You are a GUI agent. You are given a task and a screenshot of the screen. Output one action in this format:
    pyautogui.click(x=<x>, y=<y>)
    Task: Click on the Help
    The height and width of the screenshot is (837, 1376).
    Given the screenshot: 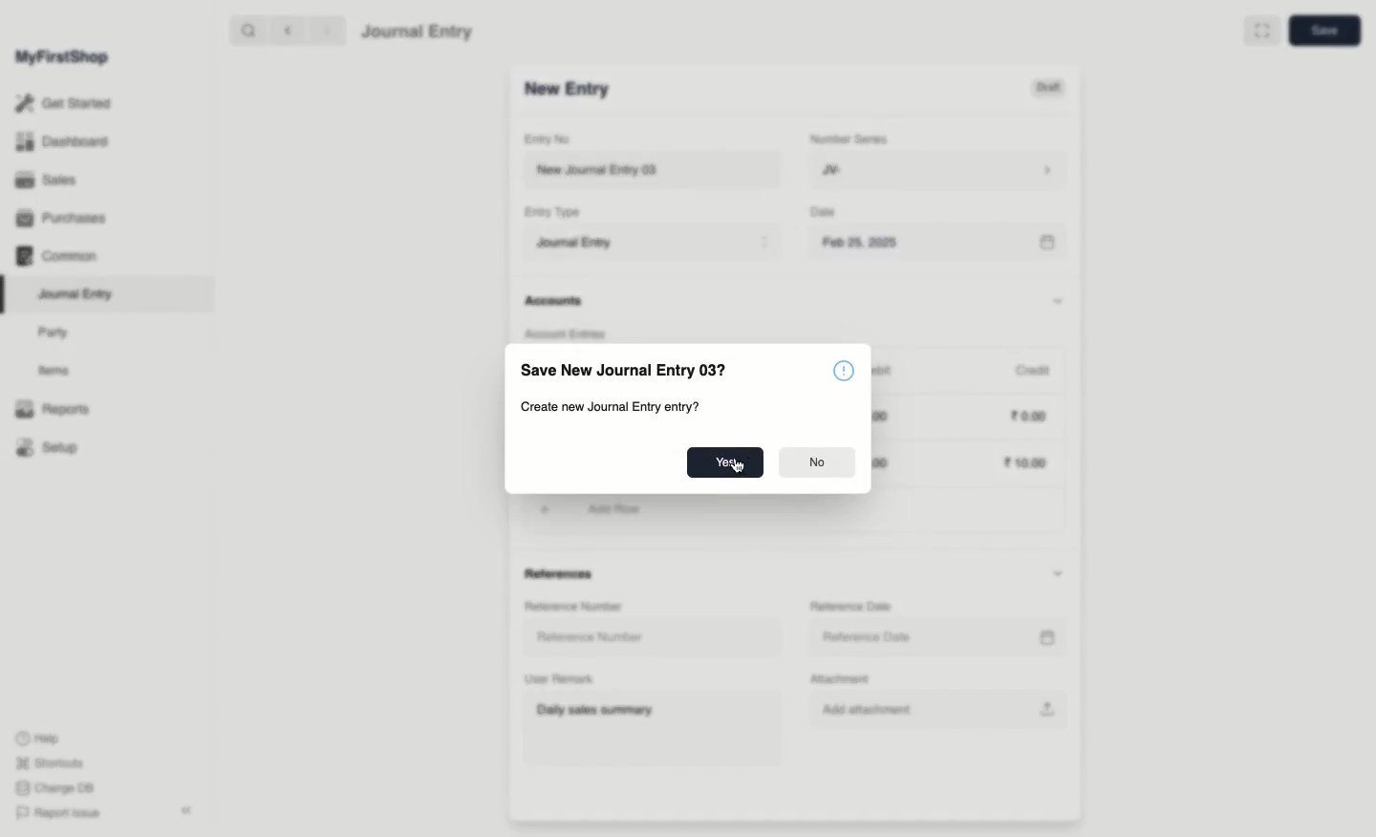 What is the action you would take?
    pyautogui.click(x=35, y=737)
    